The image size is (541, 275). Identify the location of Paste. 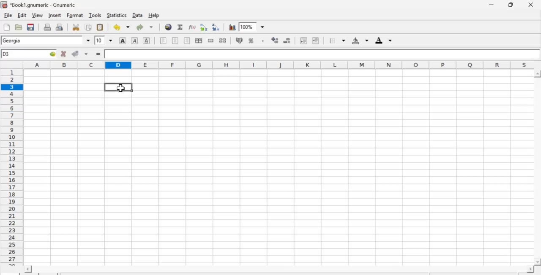
(100, 28).